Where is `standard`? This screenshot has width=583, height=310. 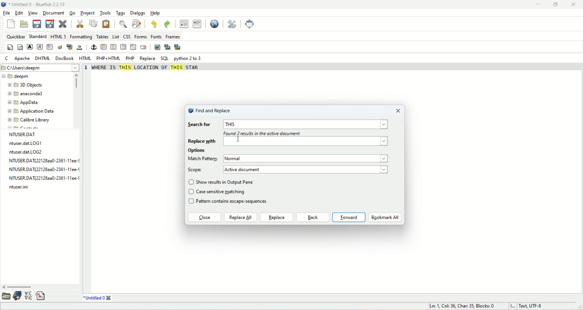 standard is located at coordinates (37, 36).